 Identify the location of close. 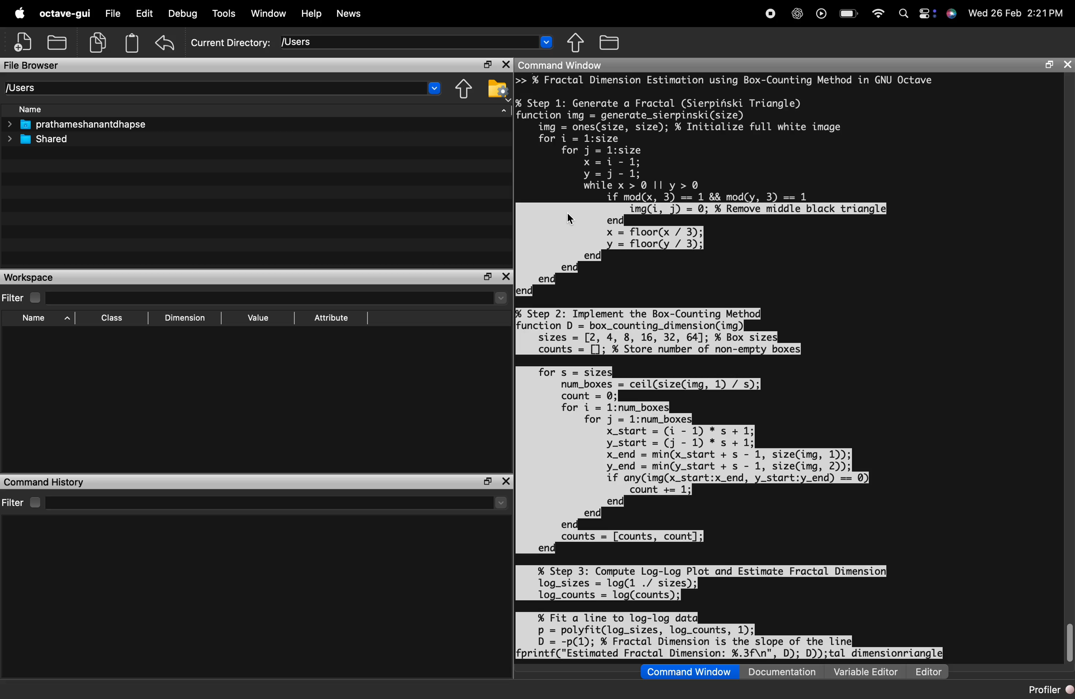
(1067, 65).